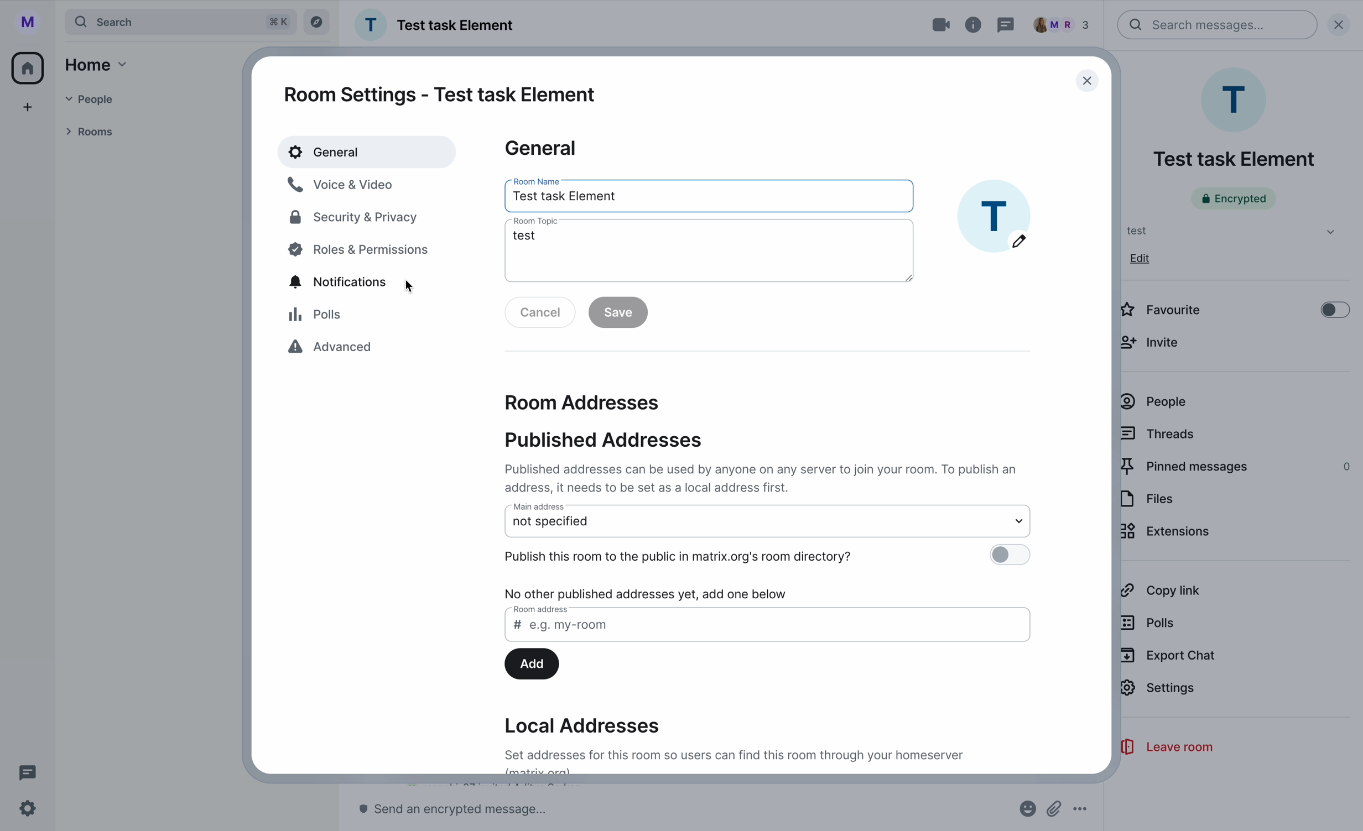  Describe the element at coordinates (30, 66) in the screenshot. I see `home icon` at that location.